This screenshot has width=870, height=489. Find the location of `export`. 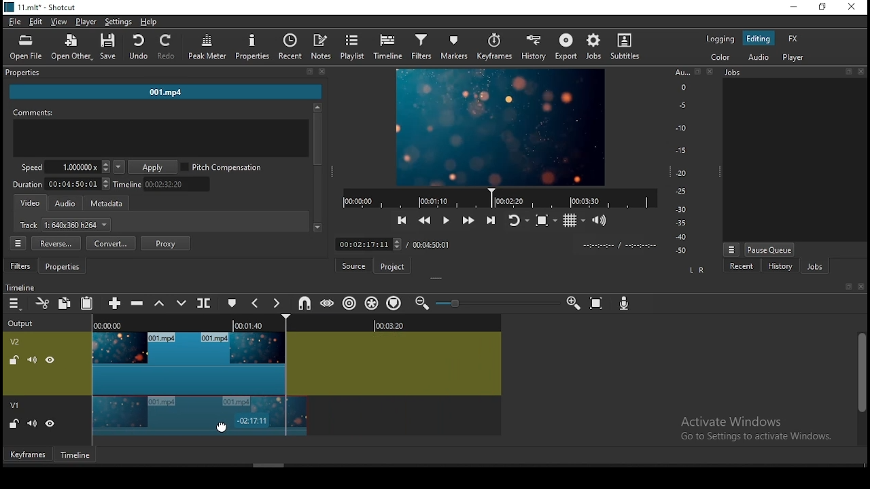

export is located at coordinates (566, 47).